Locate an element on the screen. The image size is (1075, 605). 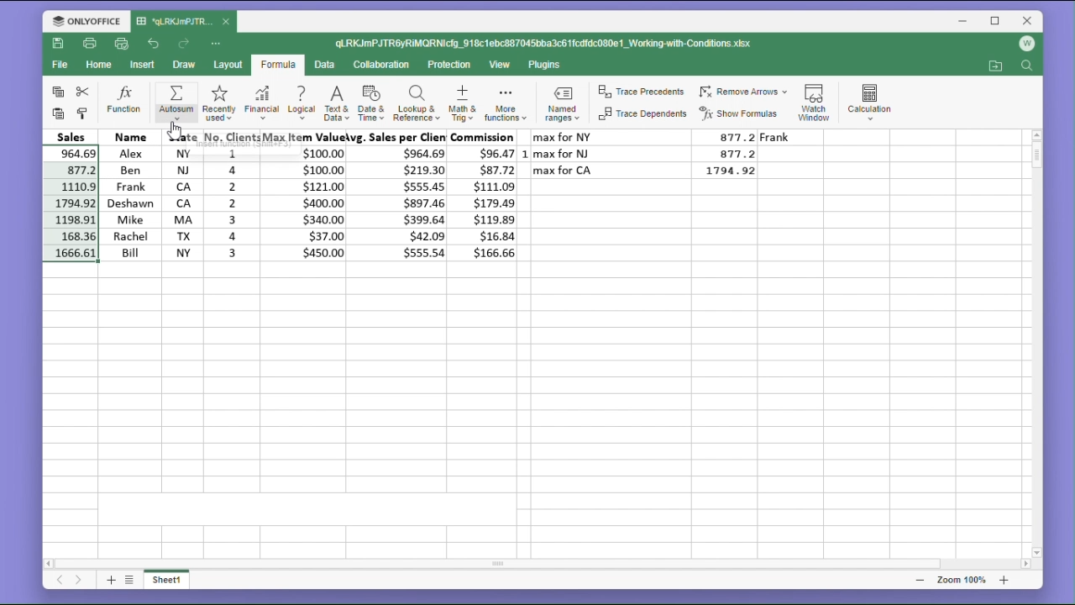
save is located at coordinates (59, 46).